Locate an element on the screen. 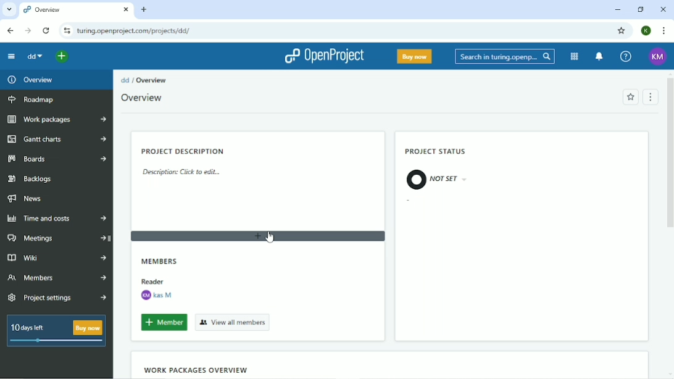 Image resolution: width=674 pixels, height=379 pixels. To notification center is located at coordinates (599, 56).